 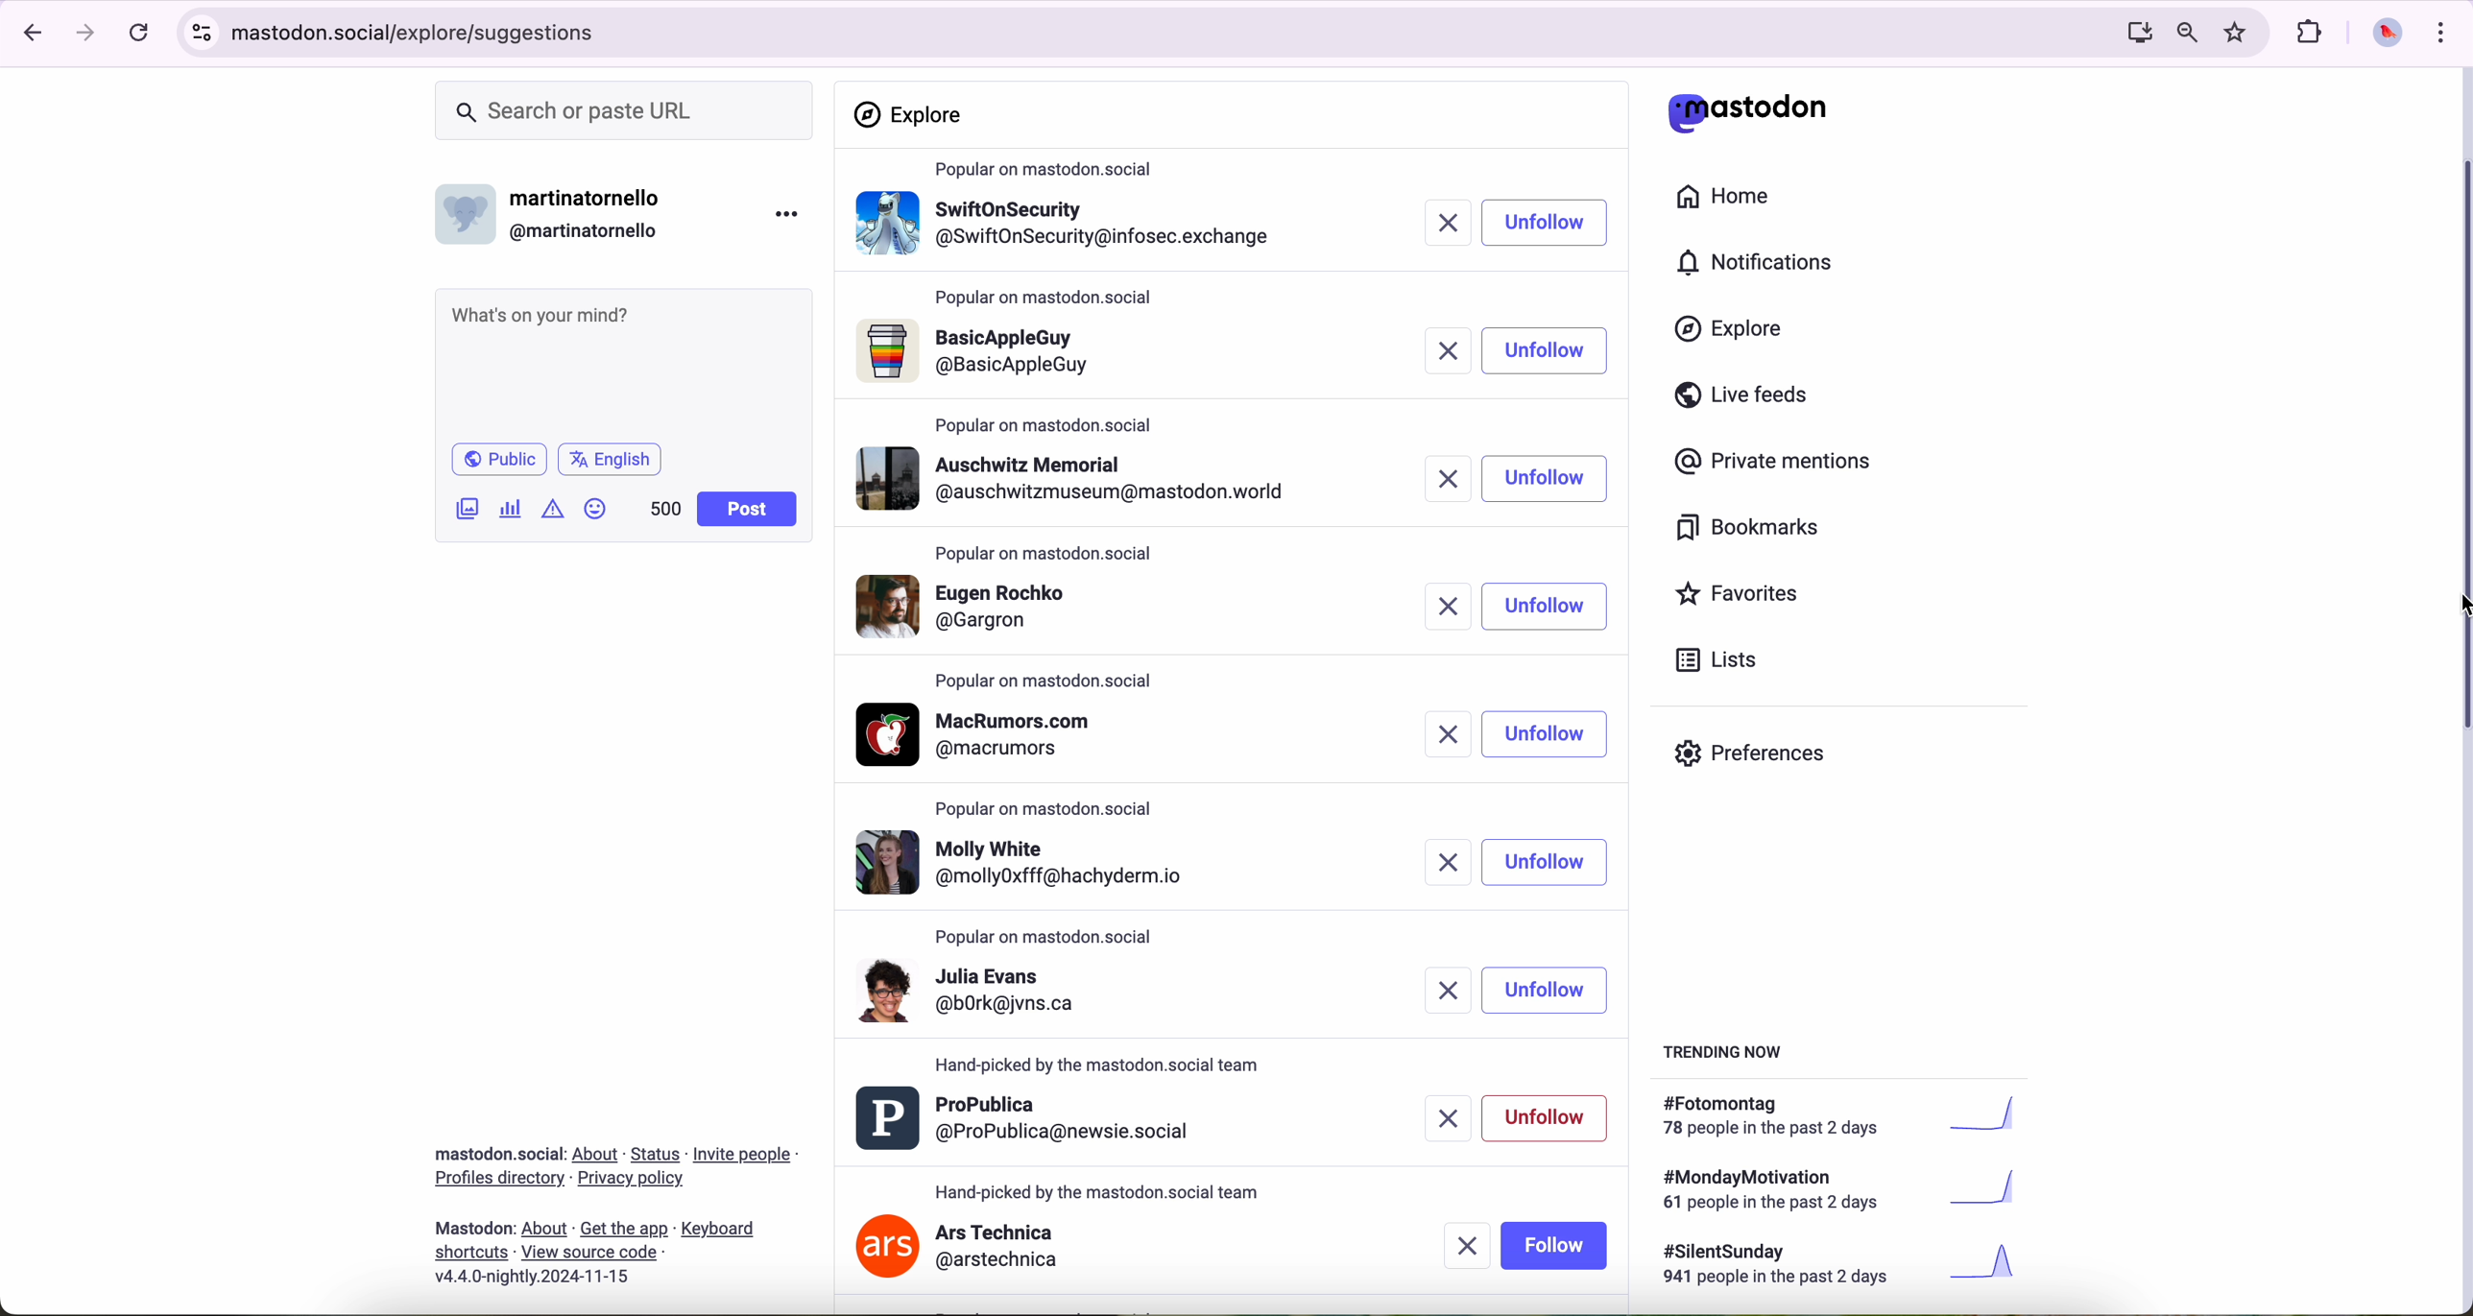 What do you see at coordinates (1047, 555) in the screenshot?
I see `popular` at bounding box center [1047, 555].